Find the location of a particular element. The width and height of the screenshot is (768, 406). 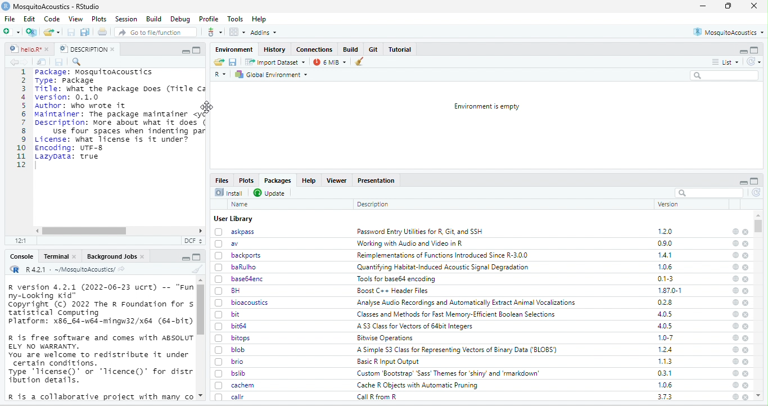

A Simple S3 Class for Representing Vectors of Binary Data (‘BLOBS’) is located at coordinates (455, 350).